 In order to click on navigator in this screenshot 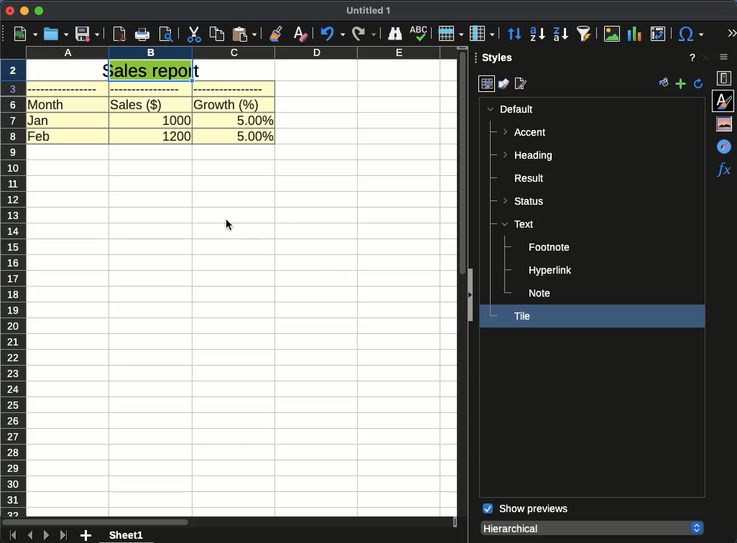, I will do `click(726, 146)`.